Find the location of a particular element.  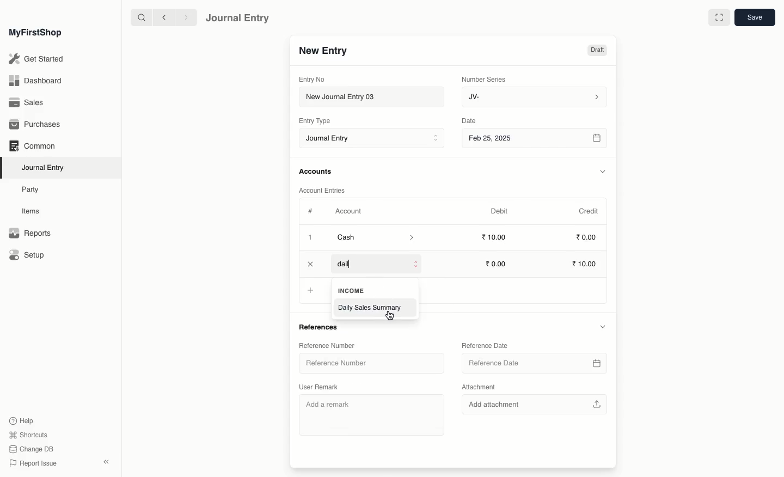

Common is located at coordinates (32, 146).